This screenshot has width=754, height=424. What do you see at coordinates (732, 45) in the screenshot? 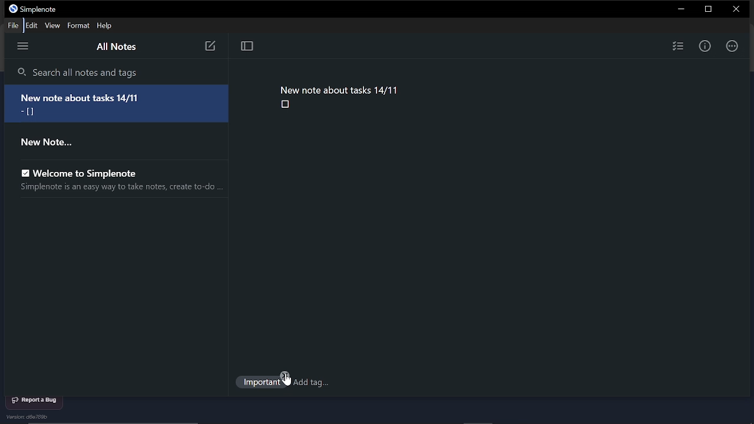
I see `Actions` at bounding box center [732, 45].